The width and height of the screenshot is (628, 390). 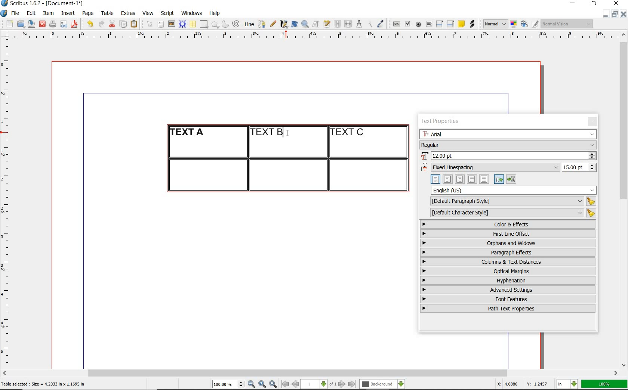 What do you see at coordinates (352, 384) in the screenshot?
I see `go to last page` at bounding box center [352, 384].